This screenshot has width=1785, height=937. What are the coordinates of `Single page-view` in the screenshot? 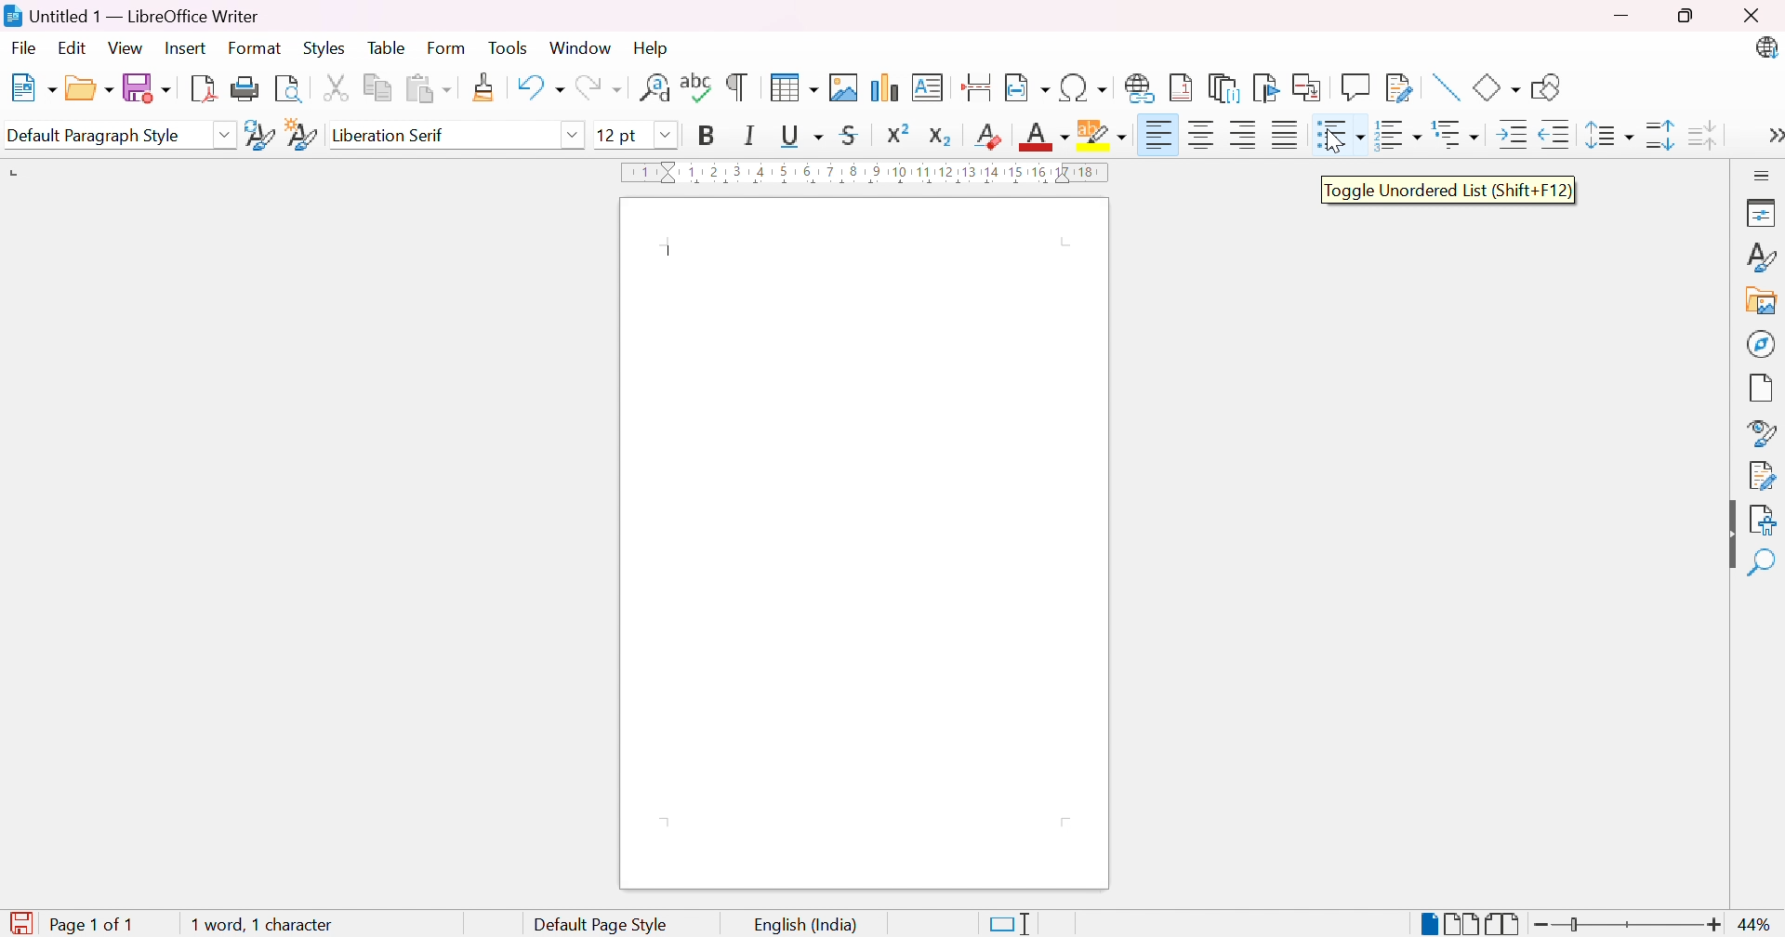 It's located at (1427, 925).